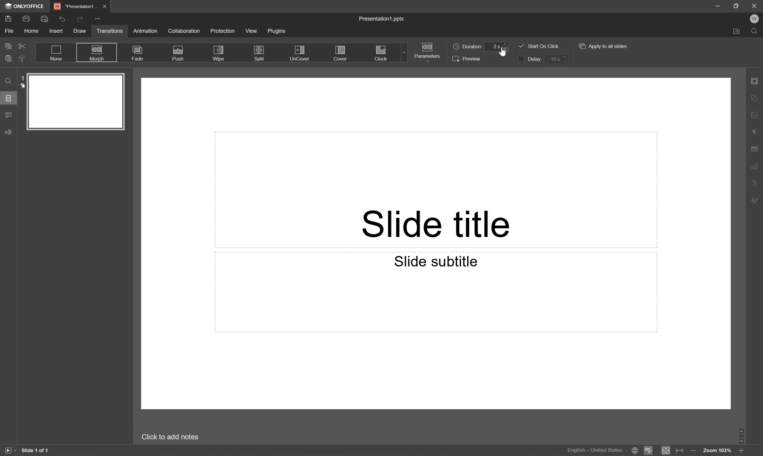 This screenshot has width=763, height=456. I want to click on Find, so click(756, 31).